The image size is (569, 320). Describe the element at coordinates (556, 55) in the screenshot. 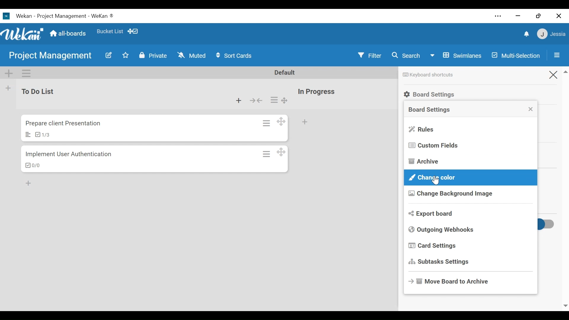

I see `Open/Close Side Pane` at that location.